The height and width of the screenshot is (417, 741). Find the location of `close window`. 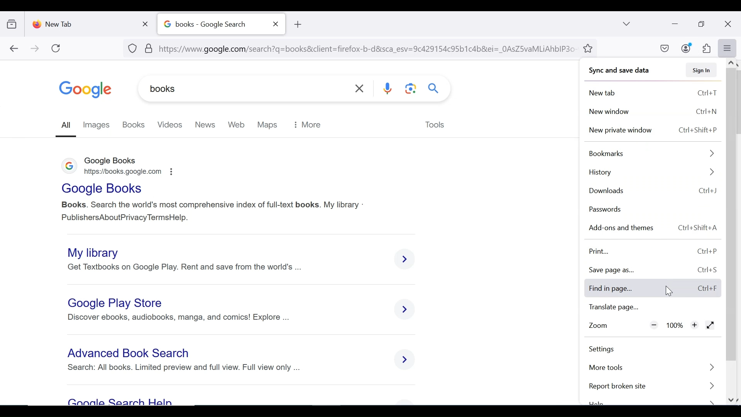

close window is located at coordinates (728, 24).